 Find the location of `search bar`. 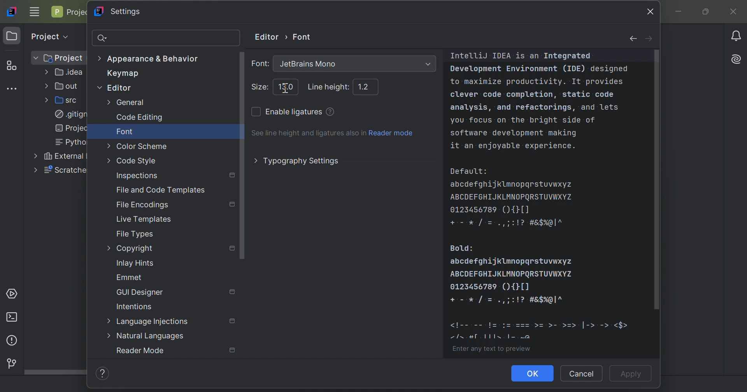

search bar is located at coordinates (166, 37).